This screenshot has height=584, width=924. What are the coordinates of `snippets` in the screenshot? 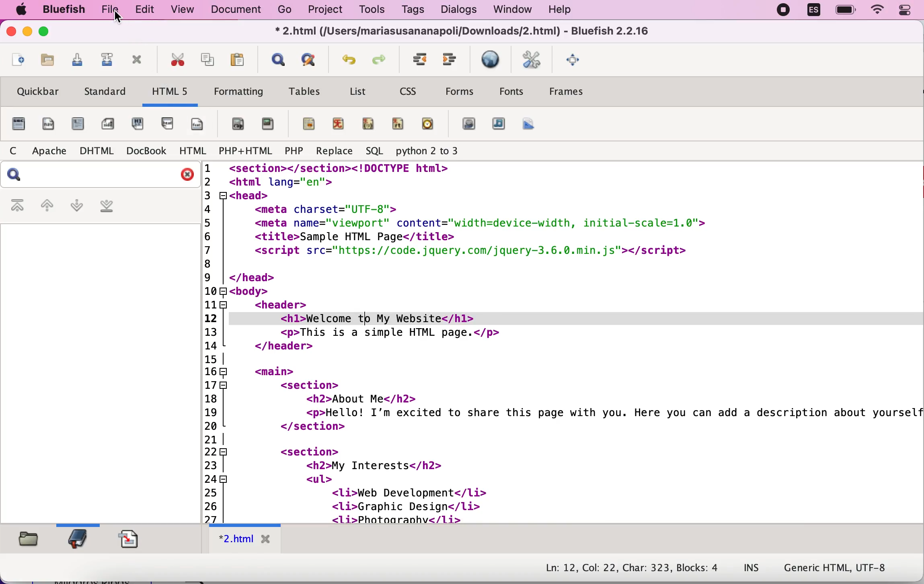 It's located at (135, 540).